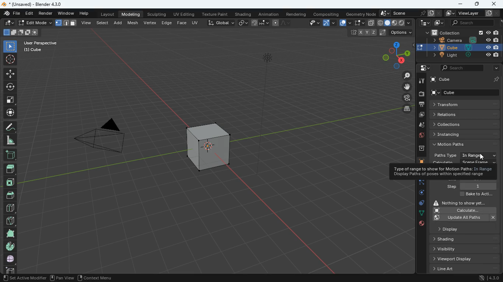 Image resolution: width=503 pixels, height=282 pixels. What do you see at coordinates (465, 144) in the screenshot?
I see `paths` at bounding box center [465, 144].